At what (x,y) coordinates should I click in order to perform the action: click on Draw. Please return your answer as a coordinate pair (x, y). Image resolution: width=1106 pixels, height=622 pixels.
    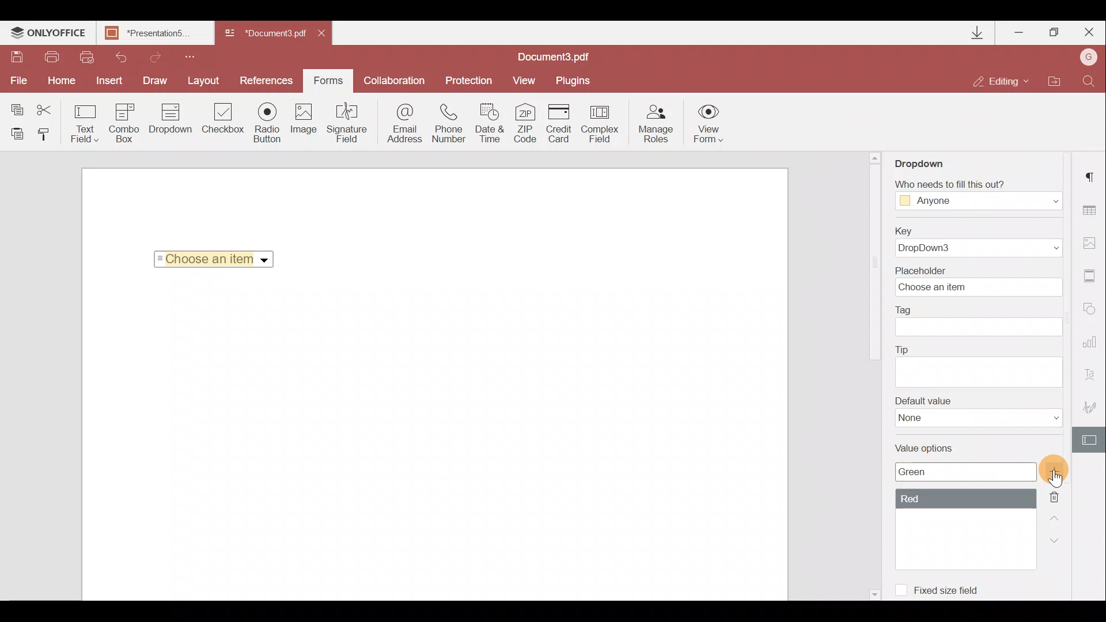
    Looking at the image, I should click on (158, 81).